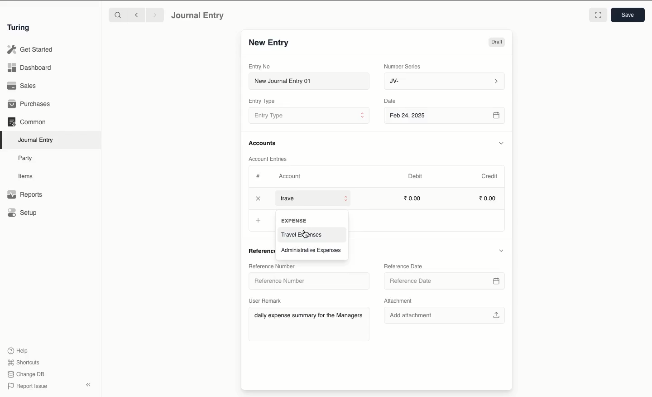 Image resolution: width=652 pixels, height=397 pixels. I want to click on Reports, so click(25, 194).